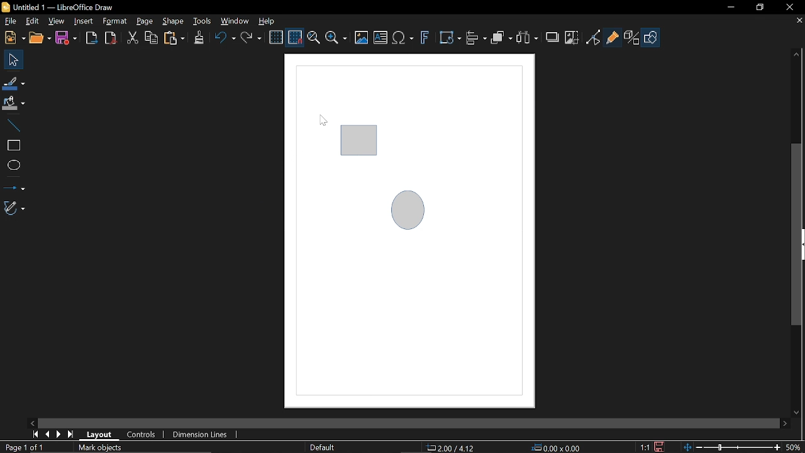  What do you see at coordinates (502, 38) in the screenshot?
I see `Arrange` at bounding box center [502, 38].